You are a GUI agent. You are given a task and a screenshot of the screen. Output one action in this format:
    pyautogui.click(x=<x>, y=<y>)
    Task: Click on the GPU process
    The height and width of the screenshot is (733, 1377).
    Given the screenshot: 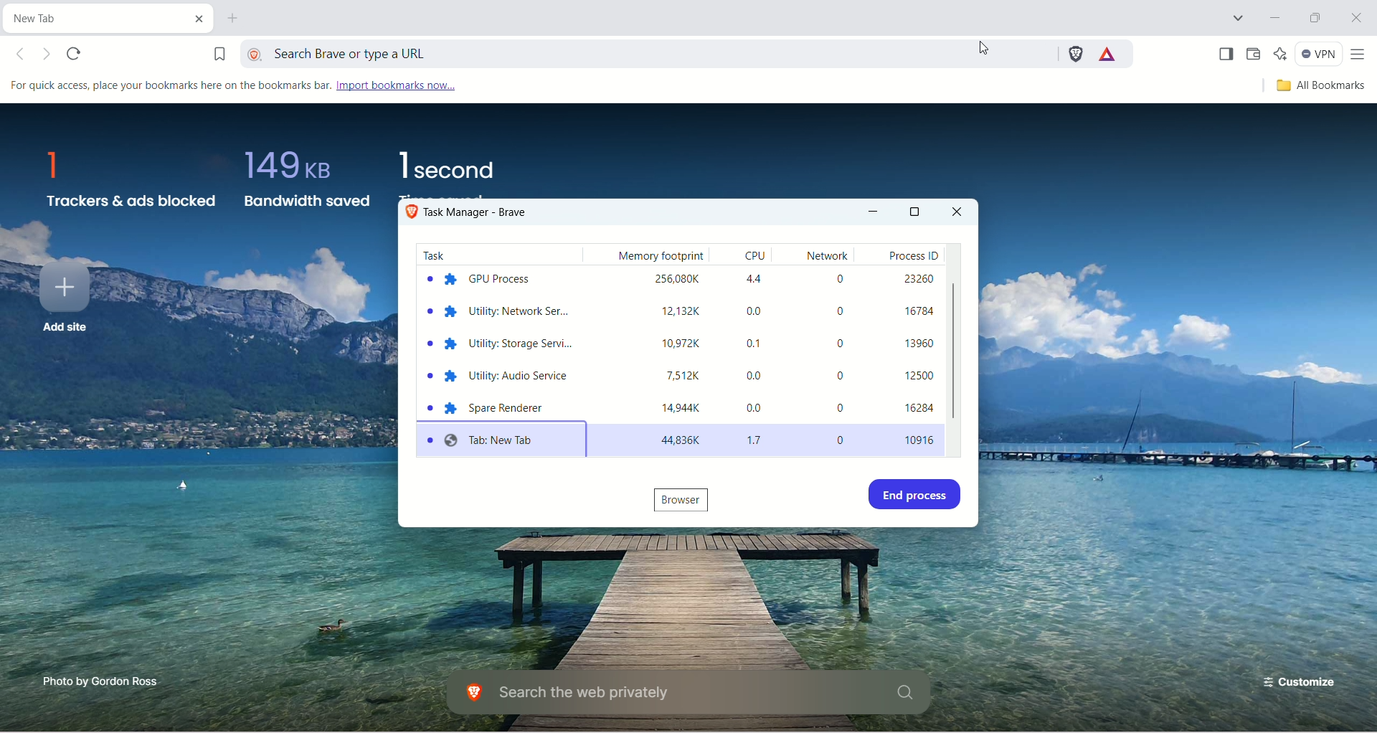 What is the action you would take?
    pyautogui.click(x=483, y=278)
    